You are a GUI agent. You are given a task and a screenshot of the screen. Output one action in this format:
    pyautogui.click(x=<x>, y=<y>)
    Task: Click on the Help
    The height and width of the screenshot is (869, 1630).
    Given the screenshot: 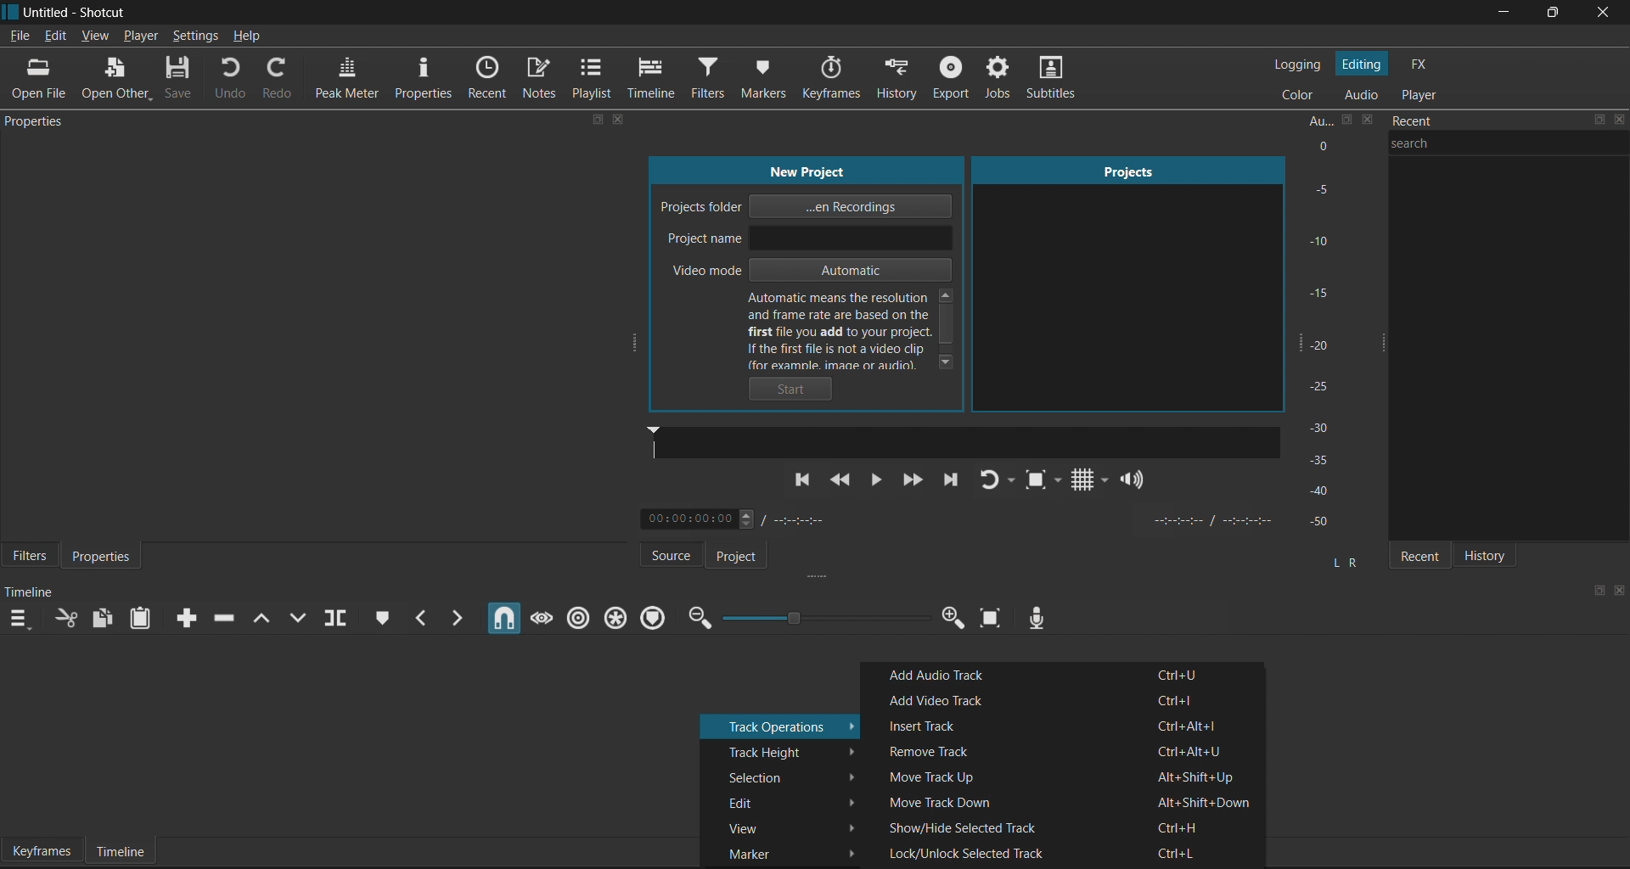 What is the action you would take?
    pyautogui.click(x=248, y=38)
    